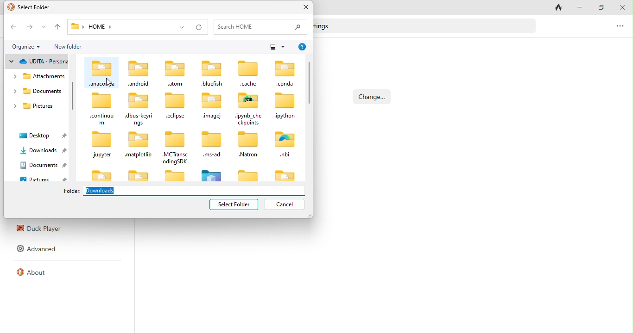 The width and height of the screenshot is (633, 334). Describe the element at coordinates (325, 26) in the screenshot. I see `text` at that location.